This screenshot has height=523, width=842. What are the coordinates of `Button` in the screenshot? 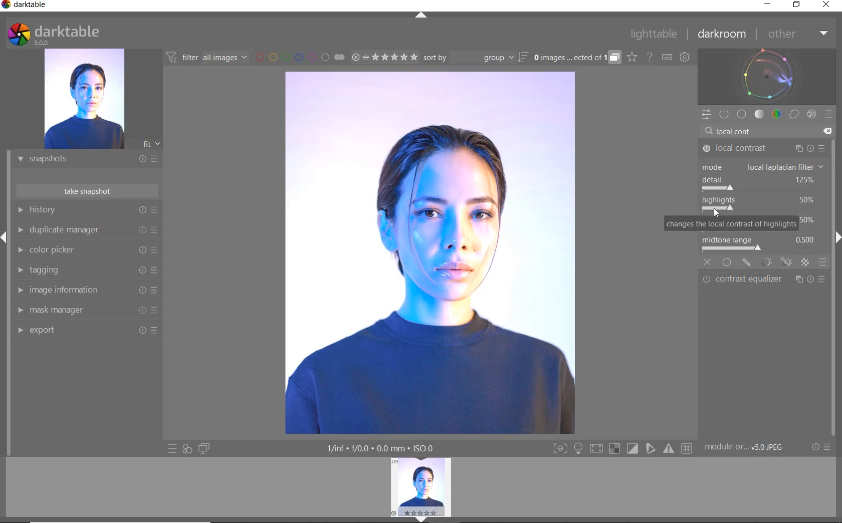 It's located at (614, 449).